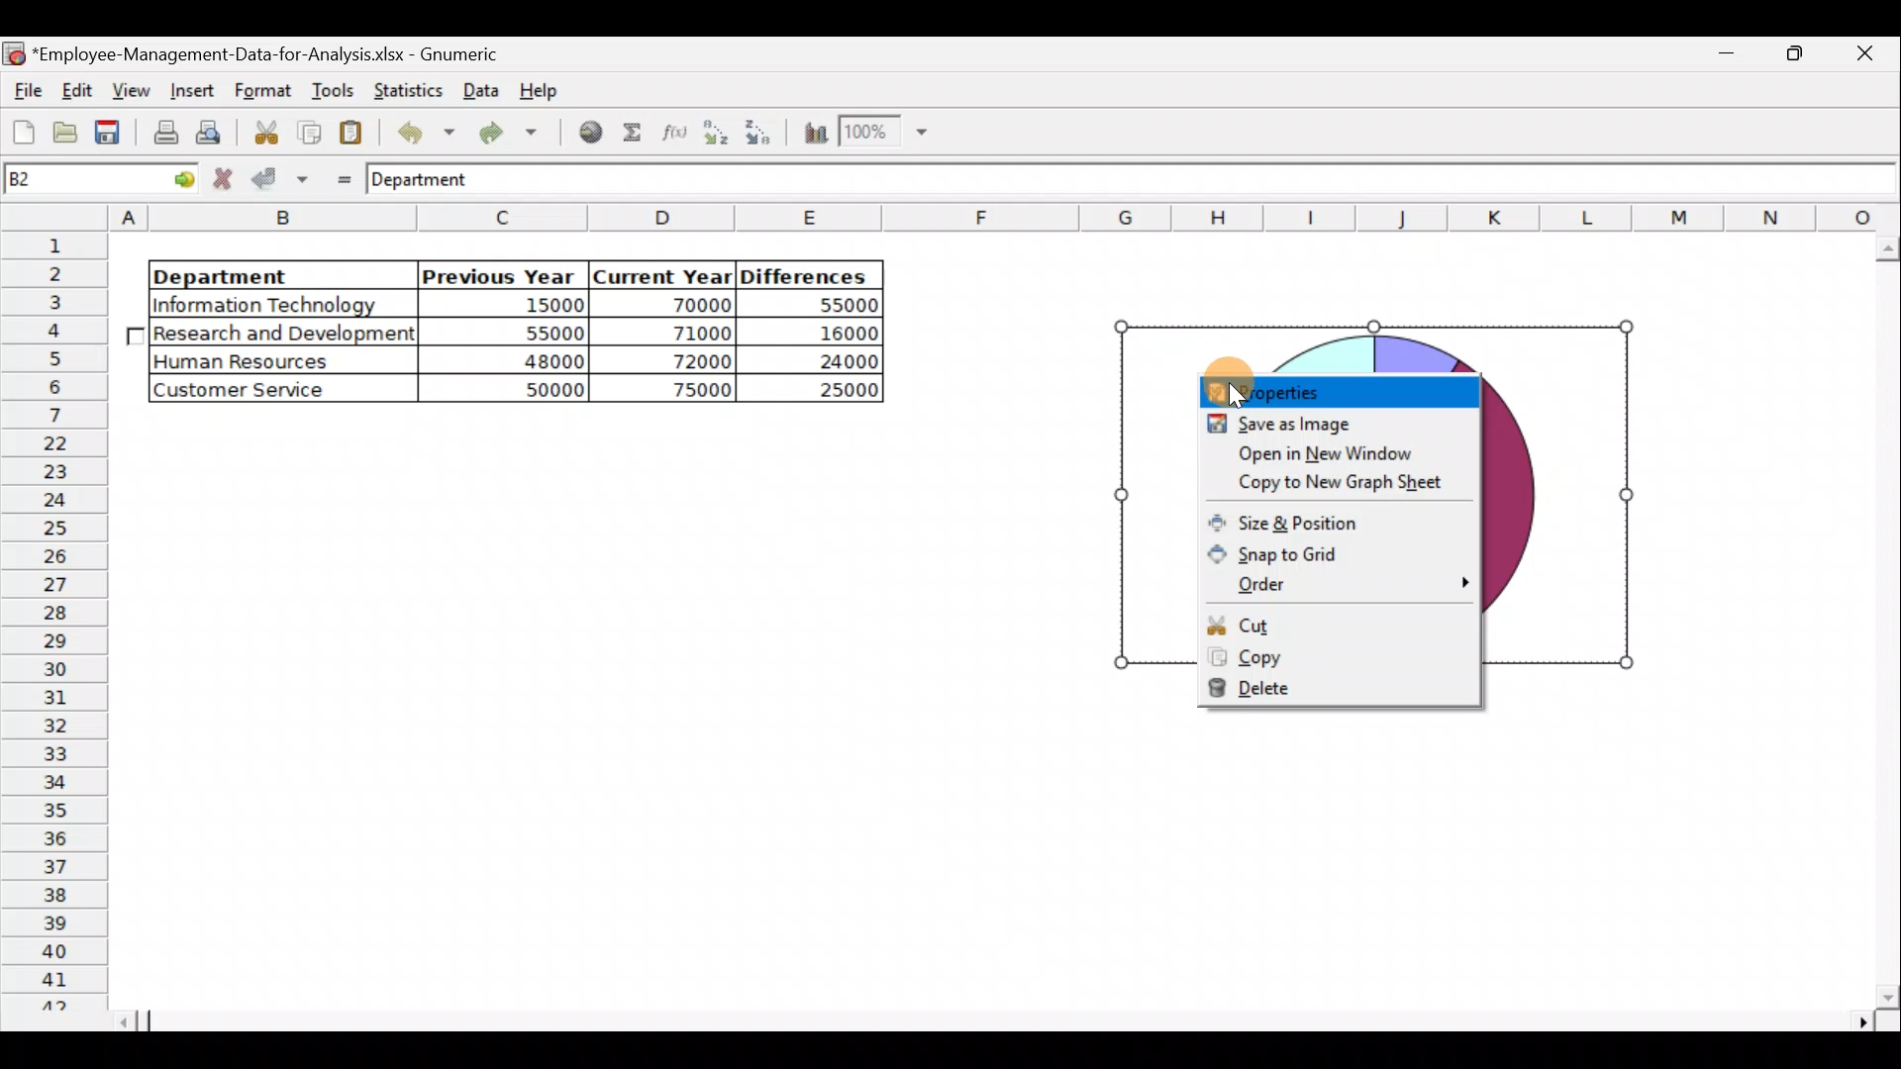 The height and width of the screenshot is (1069, 1901). Describe the element at coordinates (79, 88) in the screenshot. I see `Edit` at that location.